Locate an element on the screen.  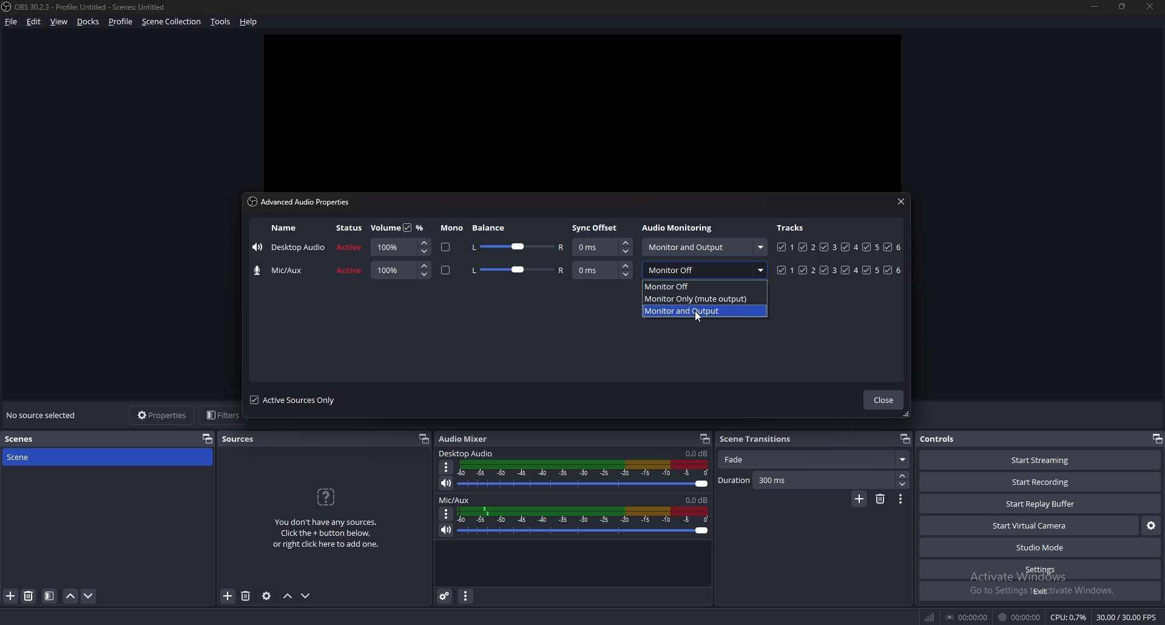
sync offset is located at coordinates (595, 228).